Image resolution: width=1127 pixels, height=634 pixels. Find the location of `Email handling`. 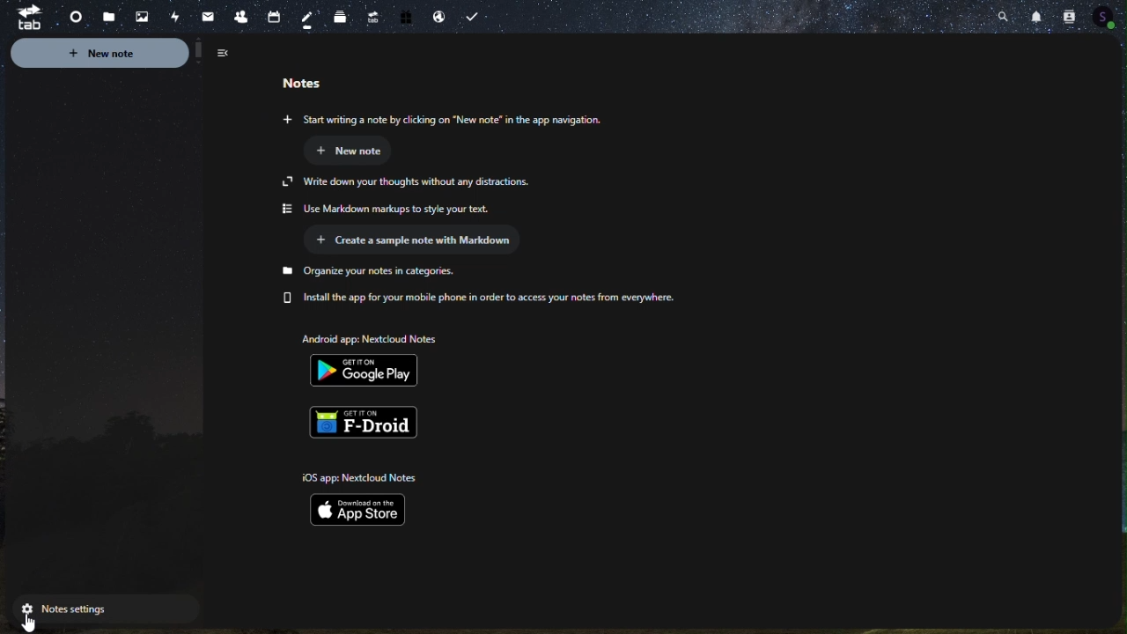

Email handling is located at coordinates (438, 18).